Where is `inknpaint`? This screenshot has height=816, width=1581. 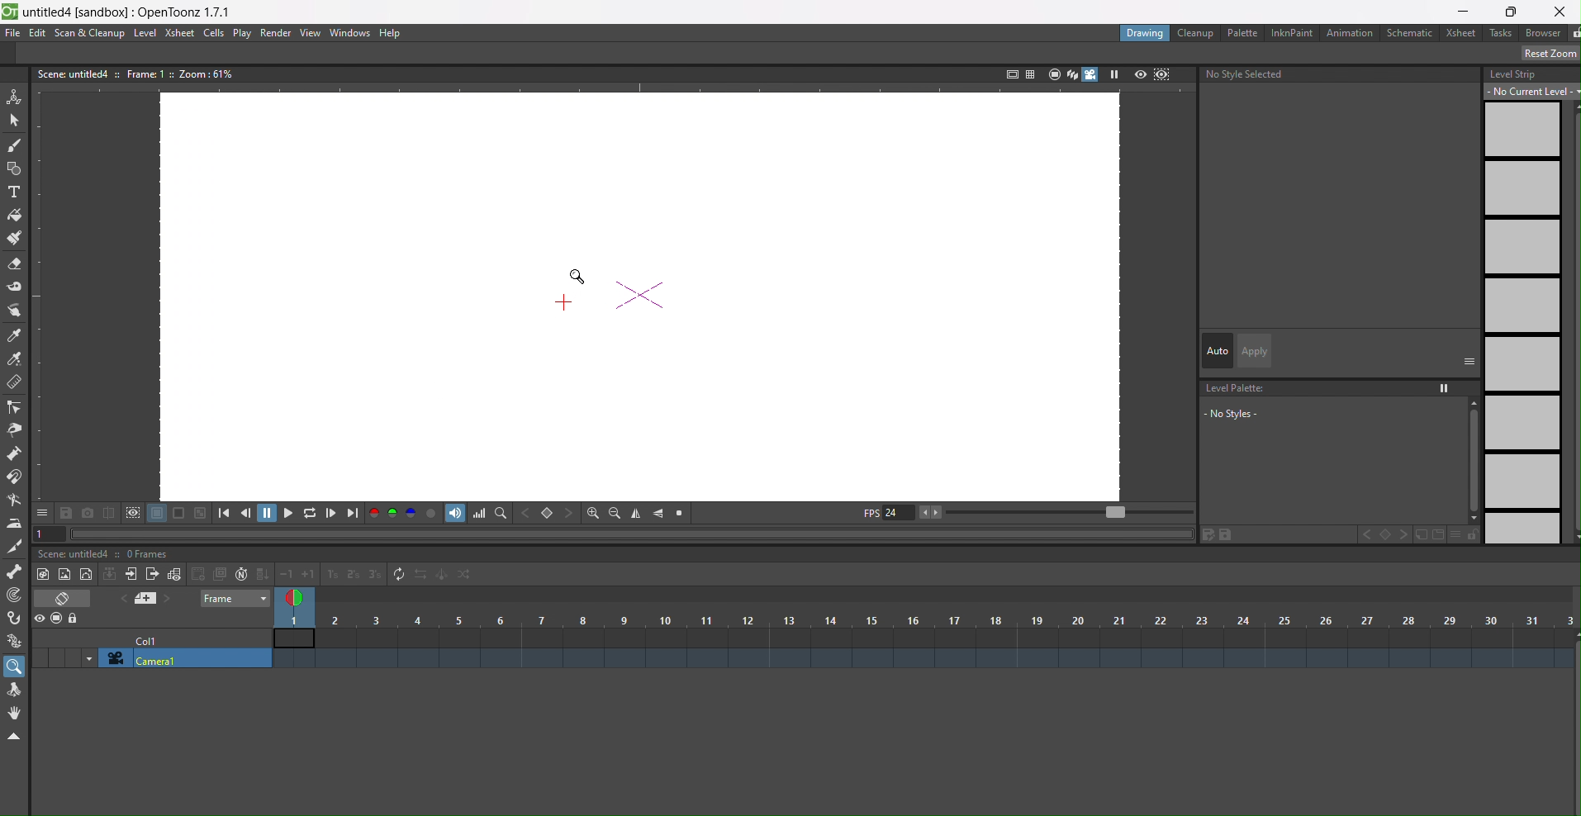 inknpaint is located at coordinates (1291, 32).